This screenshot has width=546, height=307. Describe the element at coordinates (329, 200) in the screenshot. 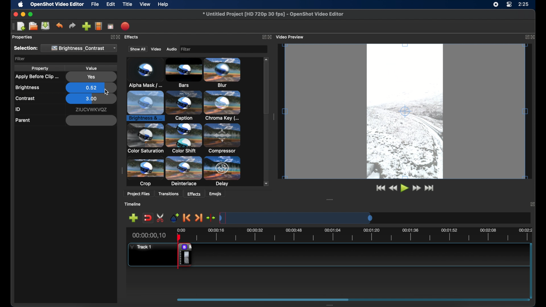

I see `drag handle` at that location.